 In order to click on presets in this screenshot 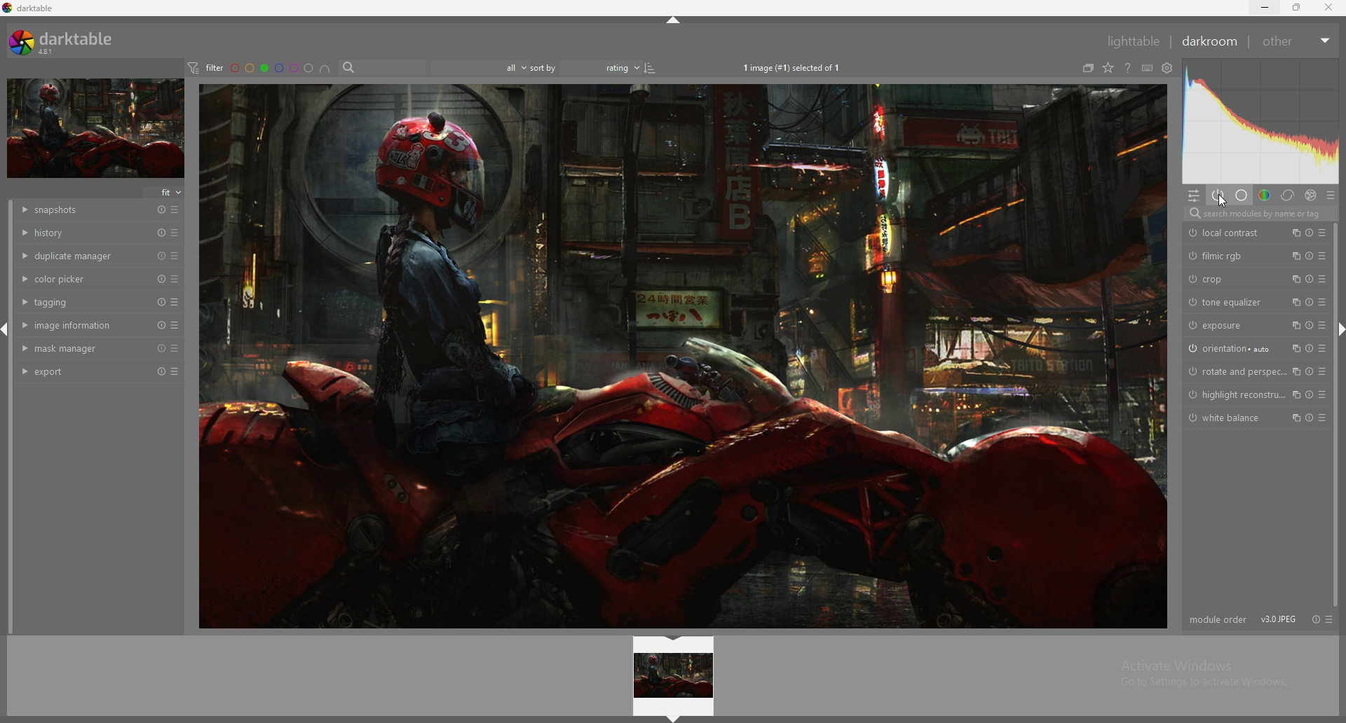, I will do `click(1322, 279)`.